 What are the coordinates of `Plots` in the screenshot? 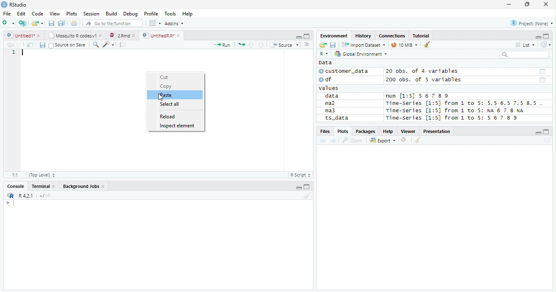 It's located at (72, 14).